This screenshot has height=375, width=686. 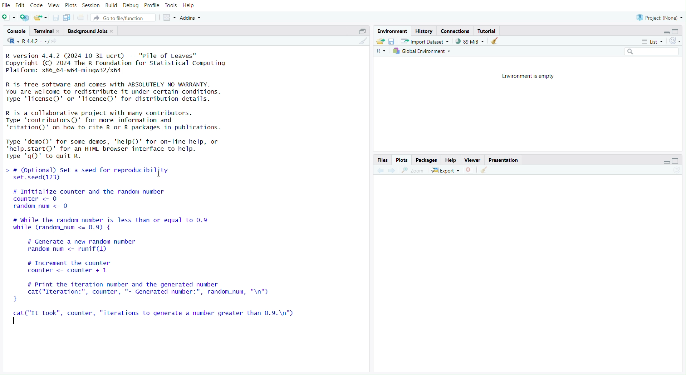 I want to click on View the current working directory, so click(x=62, y=41).